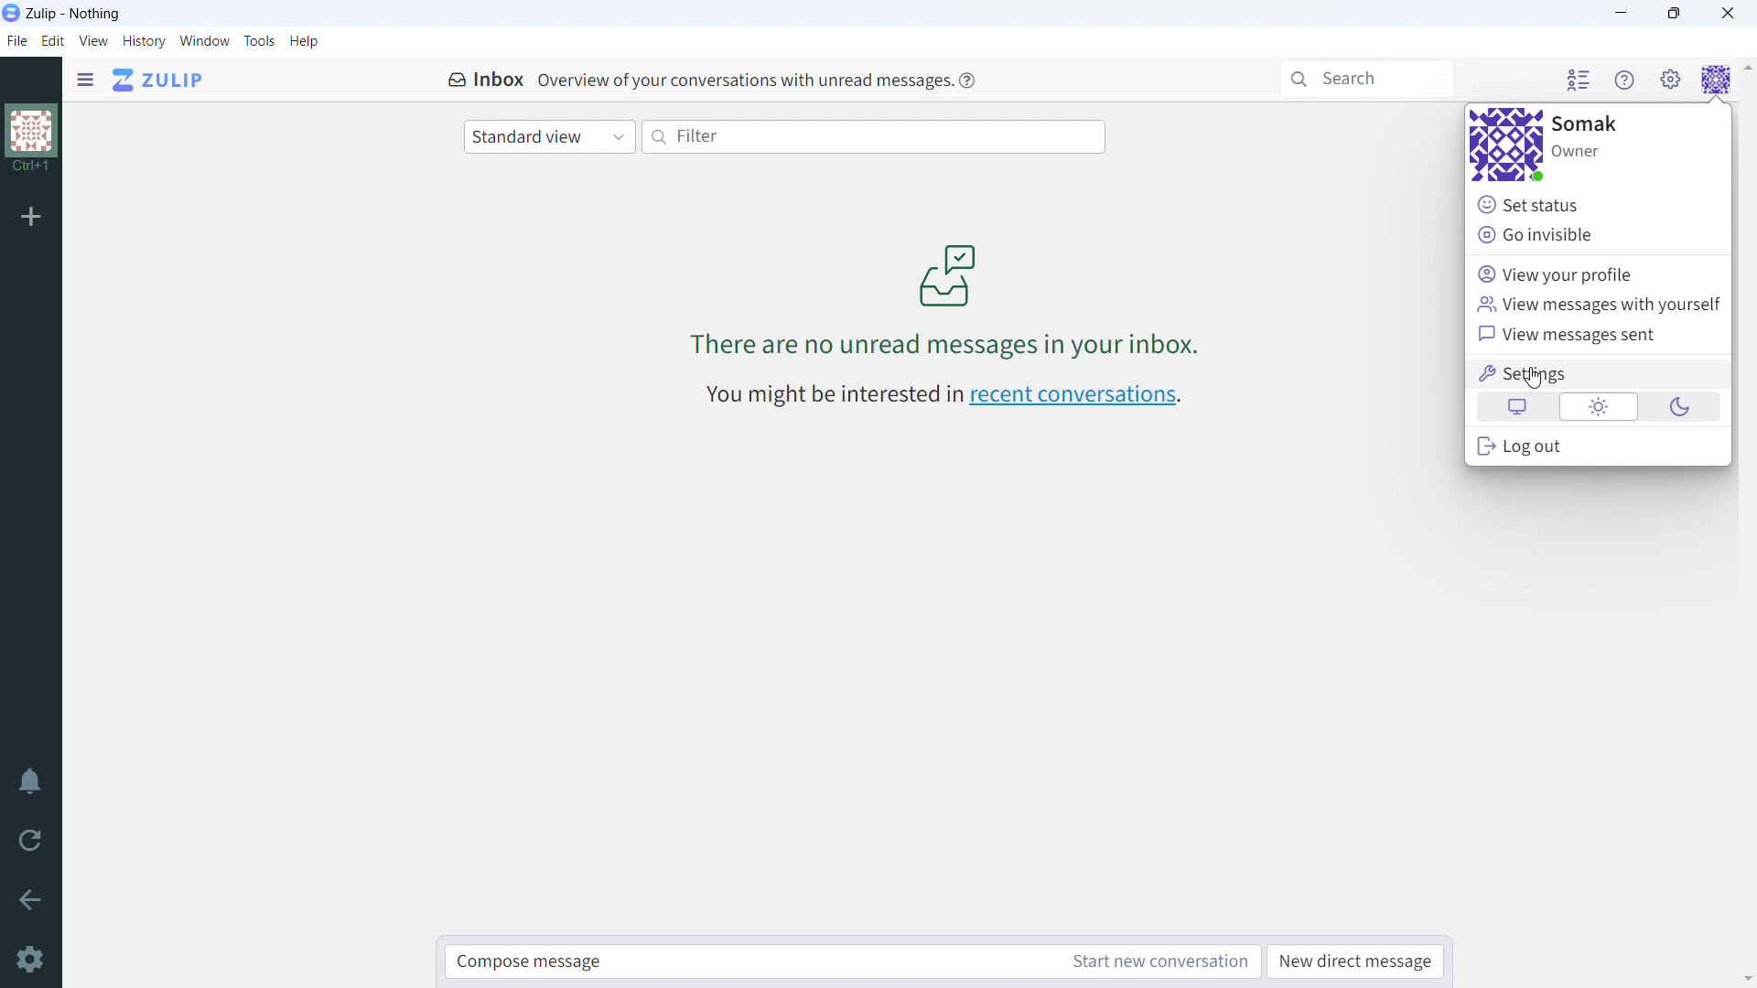 The image size is (1757, 988). What do you see at coordinates (1671, 81) in the screenshot?
I see `main menu` at bounding box center [1671, 81].